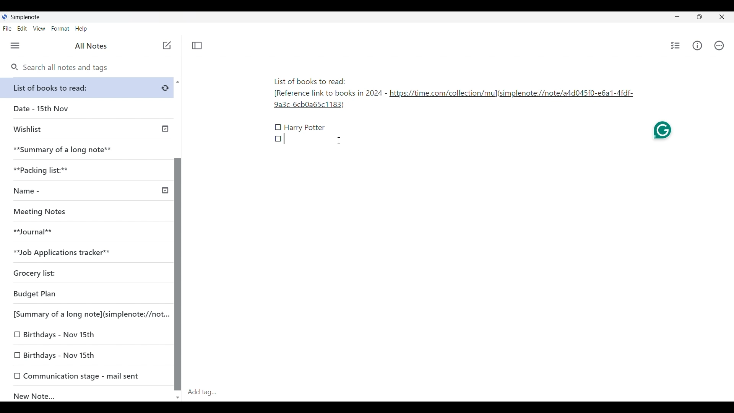  What do you see at coordinates (719, 46) in the screenshot?
I see `Actions` at bounding box center [719, 46].